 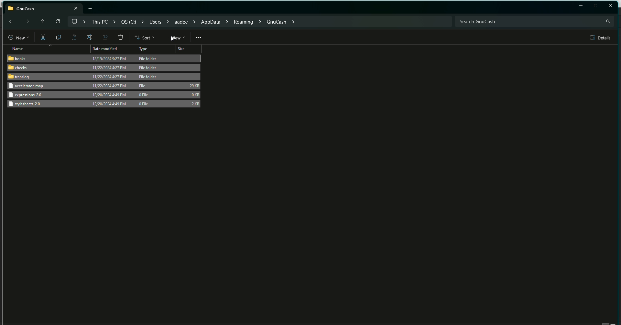 What do you see at coordinates (104, 37) in the screenshot?
I see `Share` at bounding box center [104, 37].